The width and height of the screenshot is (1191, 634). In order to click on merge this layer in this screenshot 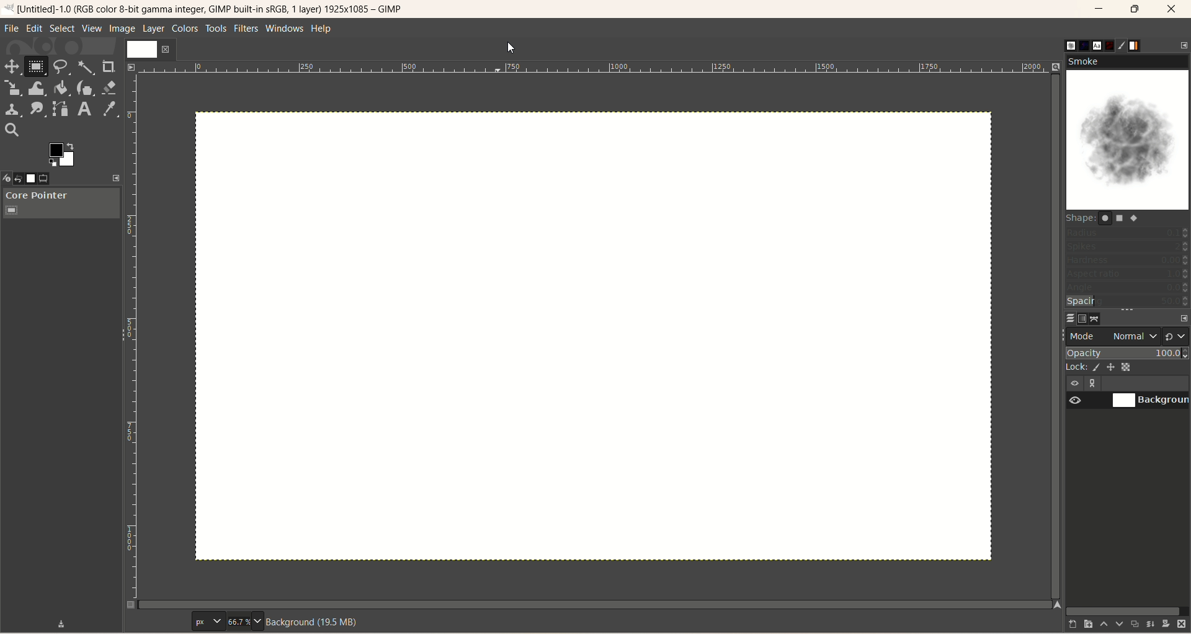, I will do `click(1149, 622)`.